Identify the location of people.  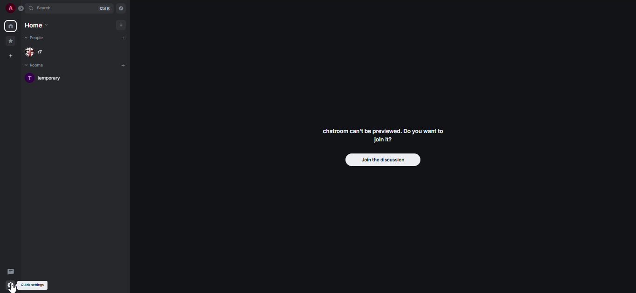
(38, 38).